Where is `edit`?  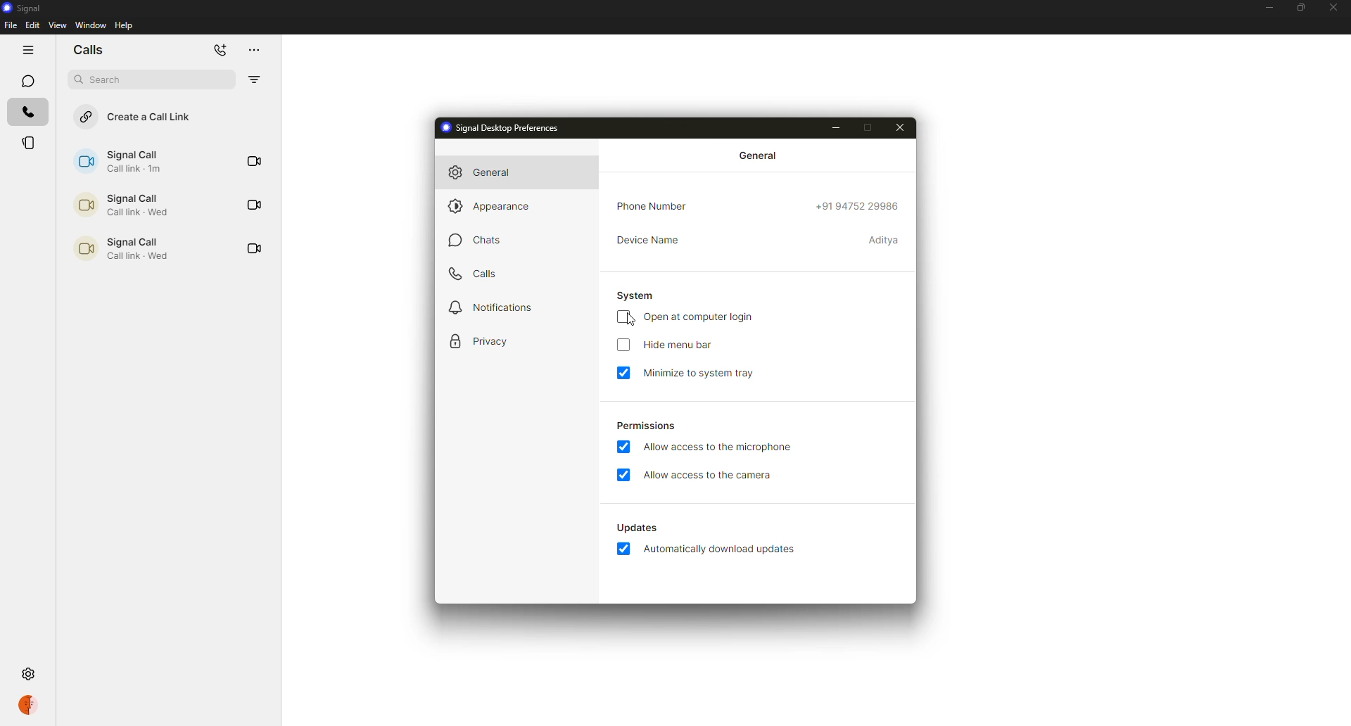
edit is located at coordinates (33, 25).